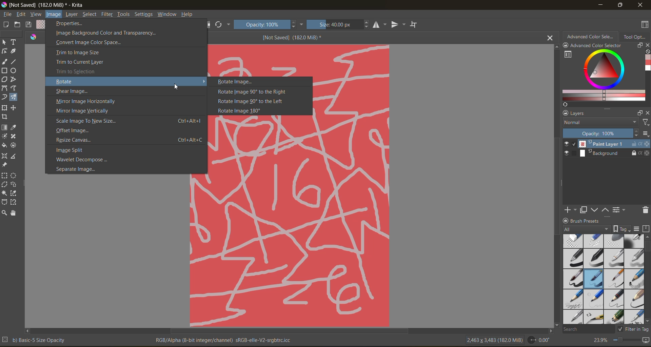 Image resolution: width=651 pixels, height=347 pixels. Describe the element at coordinates (567, 221) in the screenshot. I see `lock docker` at that location.